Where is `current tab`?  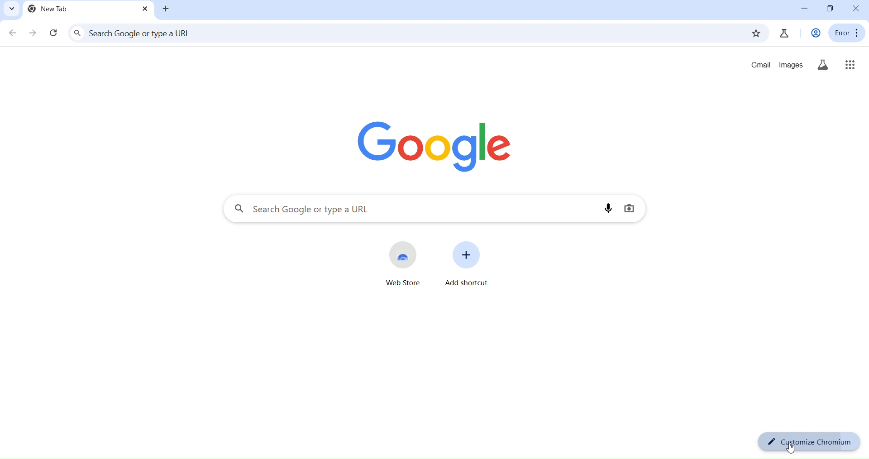
current tab is located at coordinates (51, 8).